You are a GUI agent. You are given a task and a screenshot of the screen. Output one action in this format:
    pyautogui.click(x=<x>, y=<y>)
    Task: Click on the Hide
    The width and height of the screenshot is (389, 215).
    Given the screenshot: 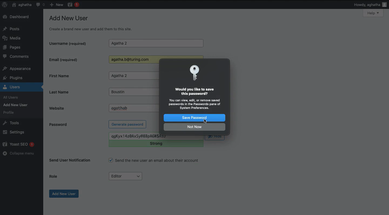 What is the action you would take?
    pyautogui.click(x=215, y=138)
    